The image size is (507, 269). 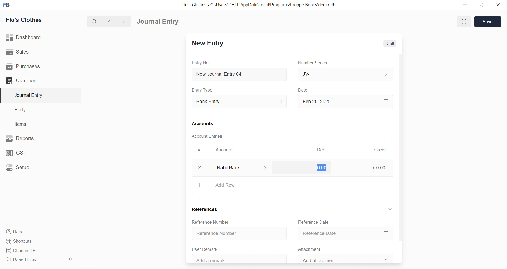 I want to click on ₹ 0.00, so click(x=318, y=167).